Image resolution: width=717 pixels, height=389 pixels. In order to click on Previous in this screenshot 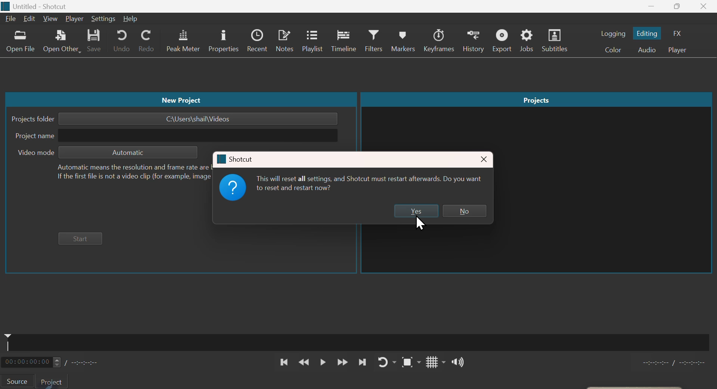, I will do `click(284, 362)`.